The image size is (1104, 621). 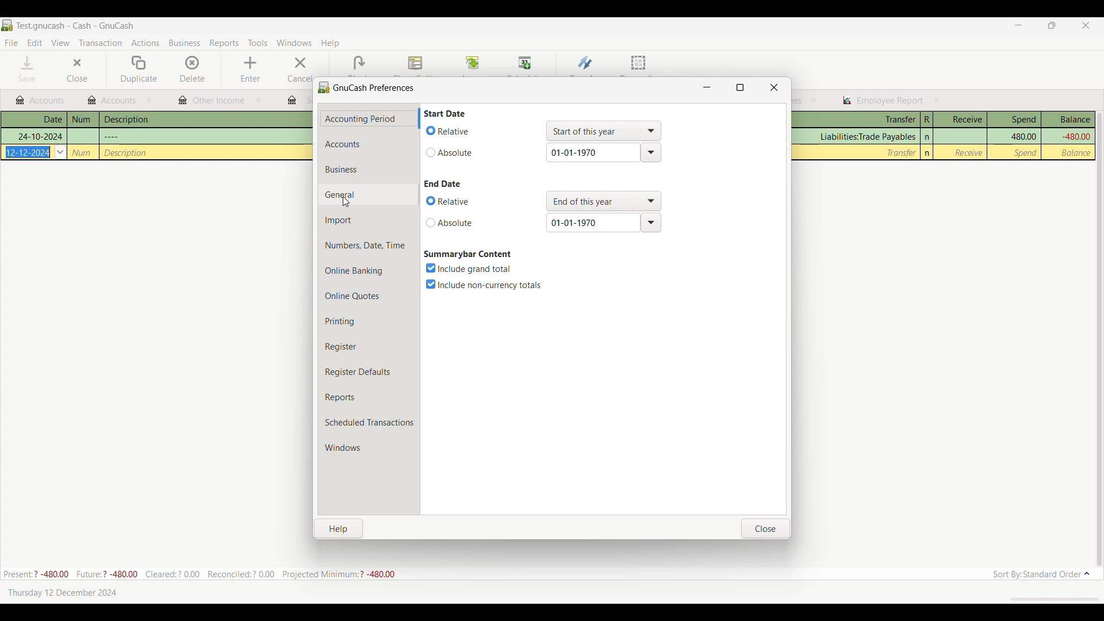 What do you see at coordinates (100, 43) in the screenshot?
I see `Transaction menu` at bounding box center [100, 43].